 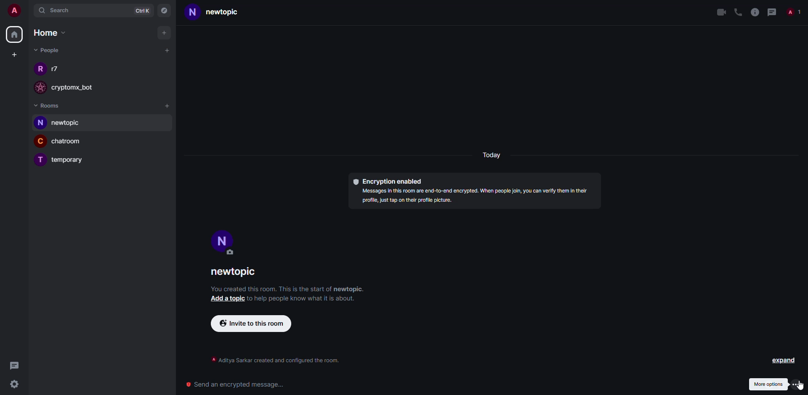 What do you see at coordinates (166, 10) in the screenshot?
I see `navigator` at bounding box center [166, 10].